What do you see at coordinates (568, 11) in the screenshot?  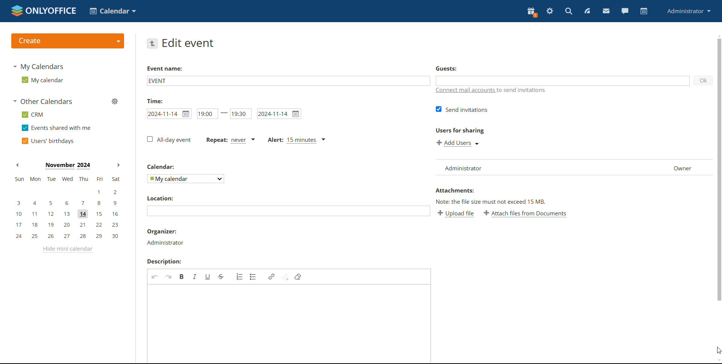 I see `search` at bounding box center [568, 11].